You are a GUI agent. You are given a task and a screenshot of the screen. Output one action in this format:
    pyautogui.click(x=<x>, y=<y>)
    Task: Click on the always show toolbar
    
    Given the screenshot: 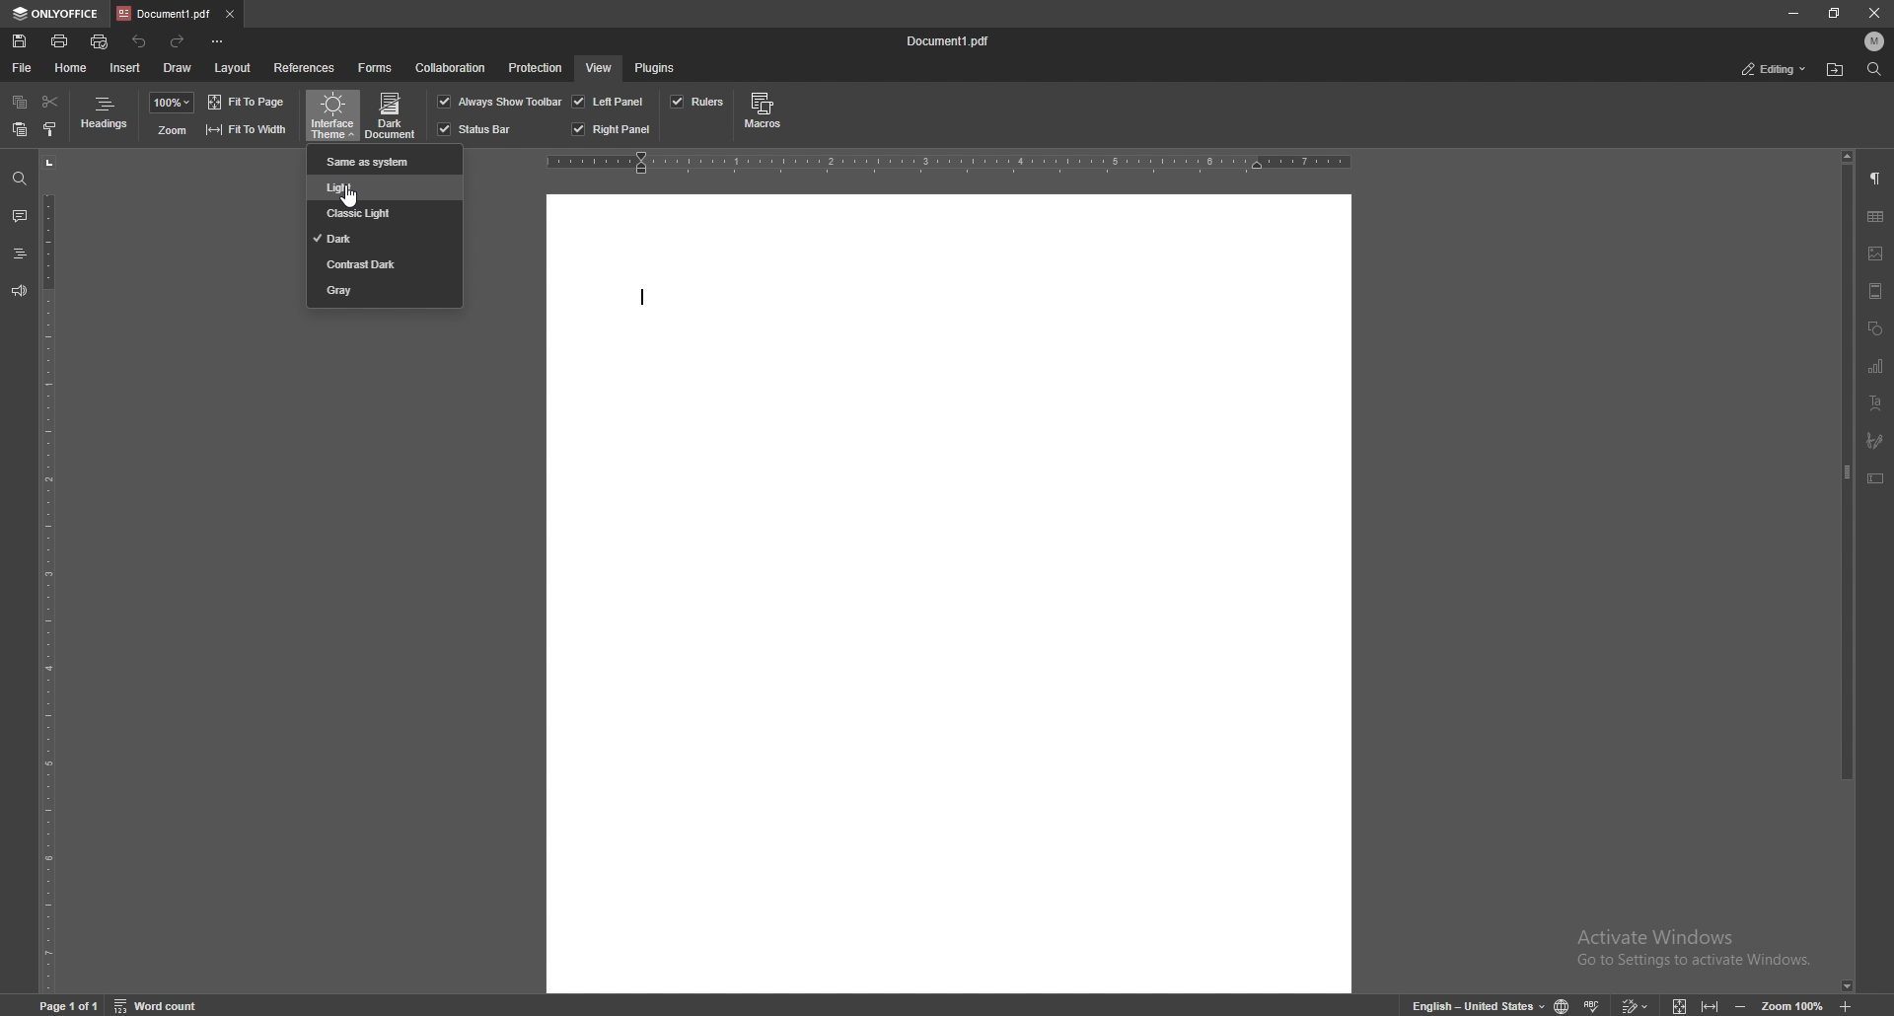 What is the action you would take?
    pyautogui.click(x=497, y=102)
    